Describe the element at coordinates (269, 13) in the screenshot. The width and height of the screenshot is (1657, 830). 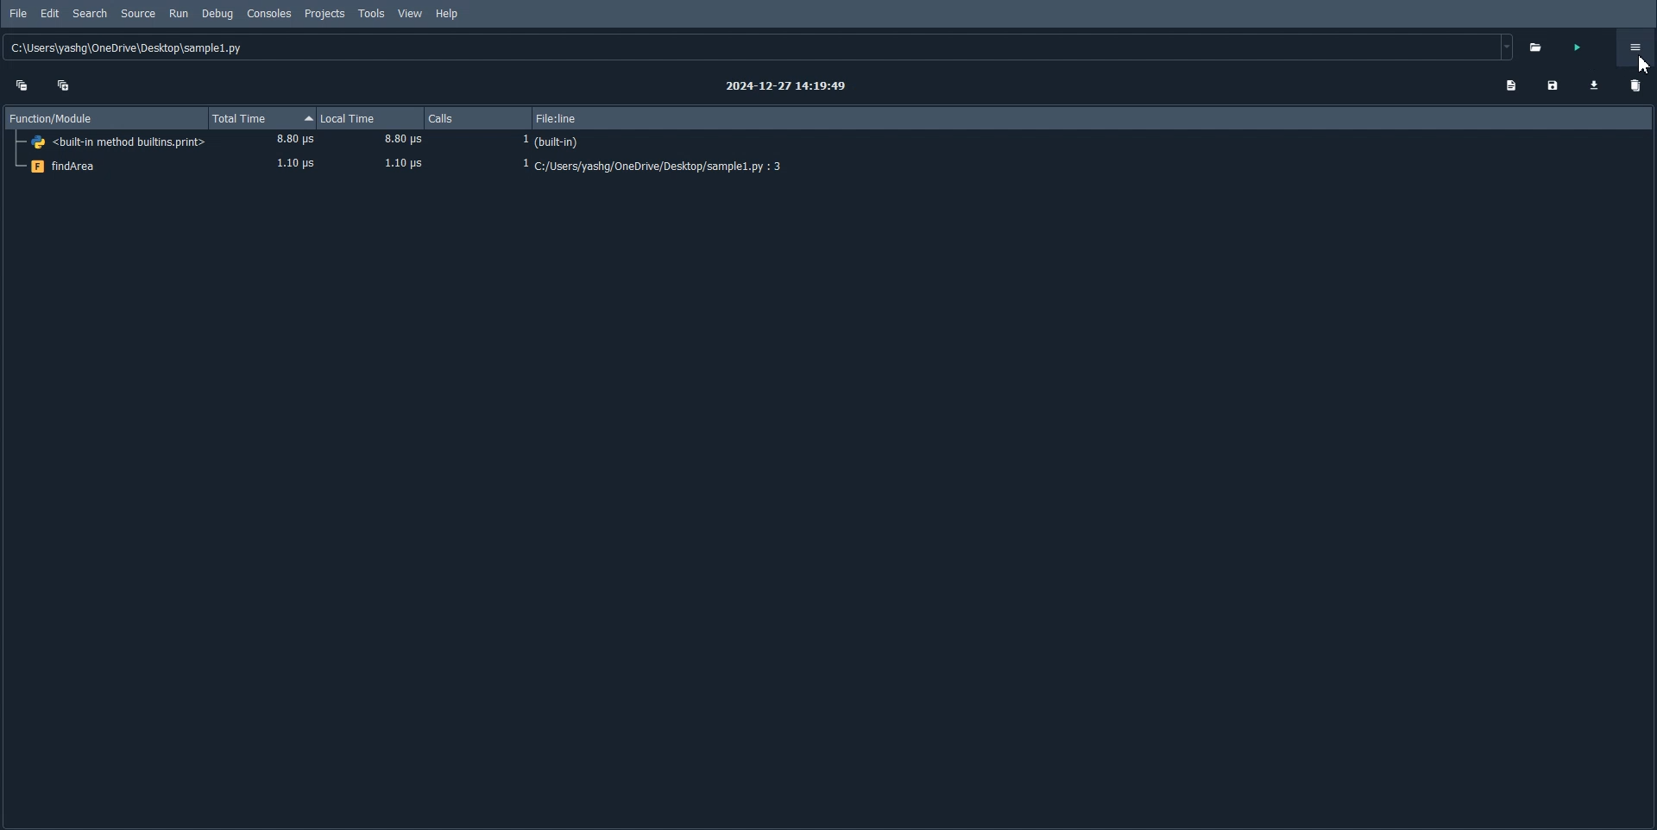
I see `Consoles` at that location.